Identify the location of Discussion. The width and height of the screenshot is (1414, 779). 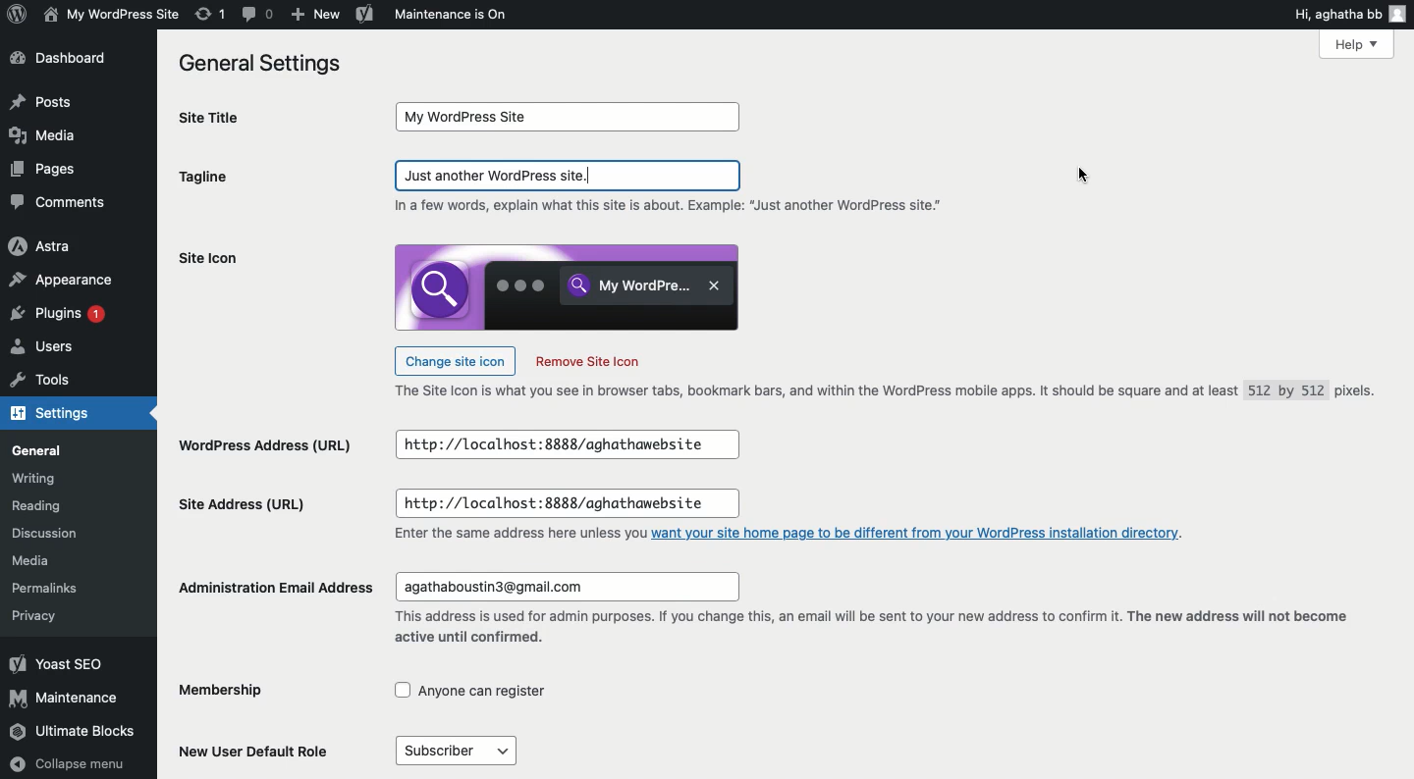
(52, 536).